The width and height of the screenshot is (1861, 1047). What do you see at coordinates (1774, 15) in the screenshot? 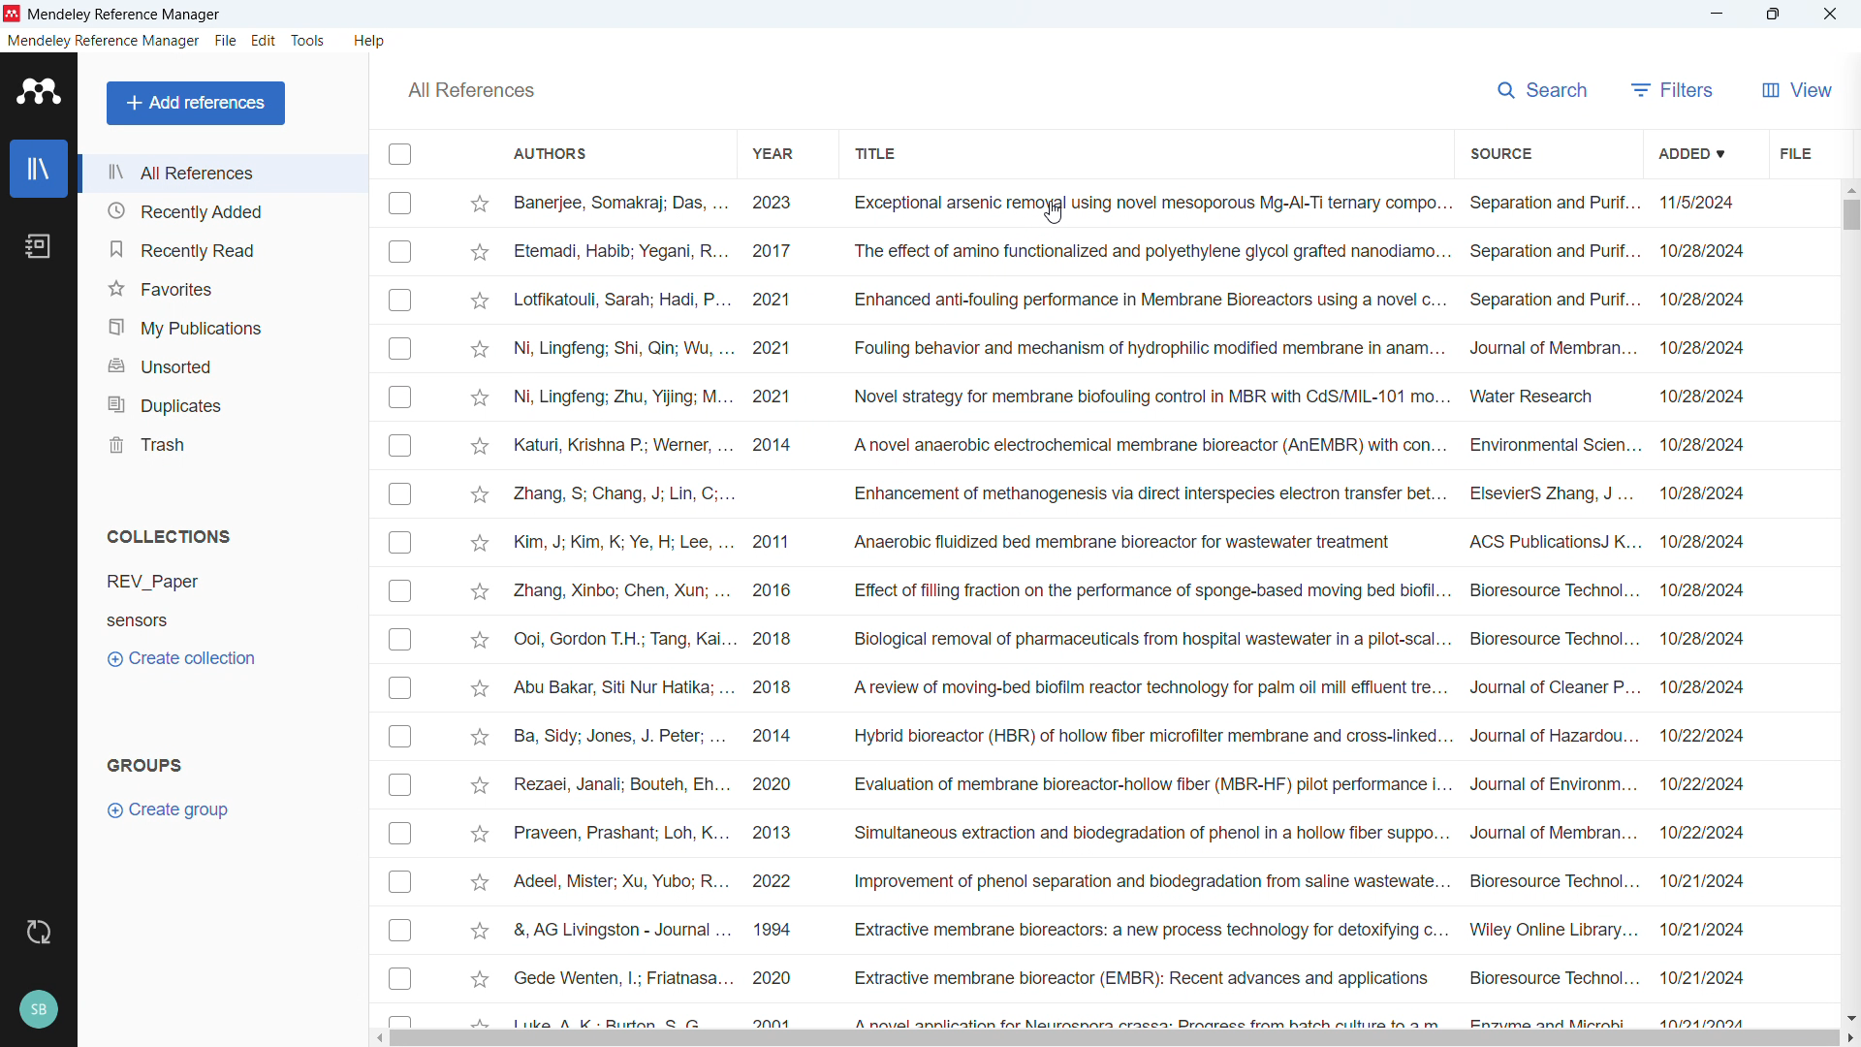
I see `Maximise ` at bounding box center [1774, 15].